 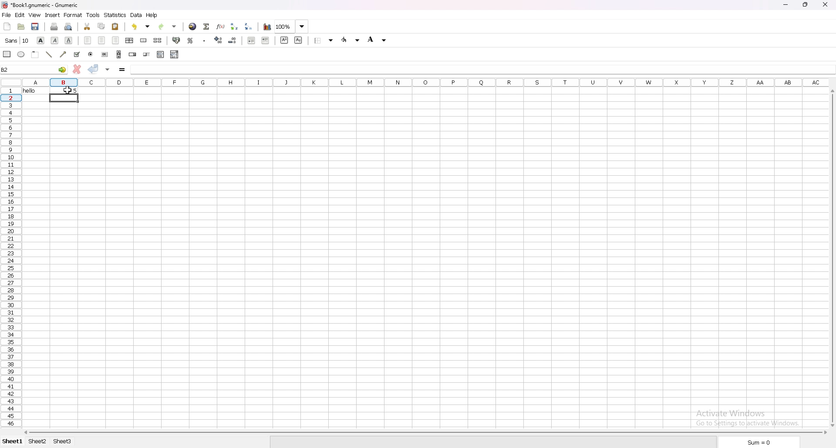 I want to click on superscript, so click(x=284, y=40).